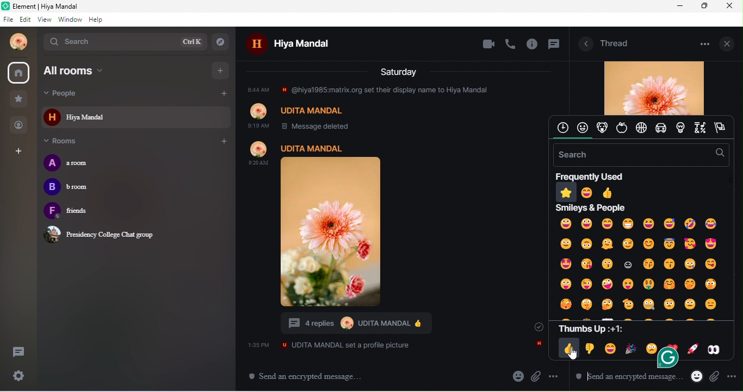 The width and height of the screenshot is (743, 392). I want to click on add, so click(222, 94).